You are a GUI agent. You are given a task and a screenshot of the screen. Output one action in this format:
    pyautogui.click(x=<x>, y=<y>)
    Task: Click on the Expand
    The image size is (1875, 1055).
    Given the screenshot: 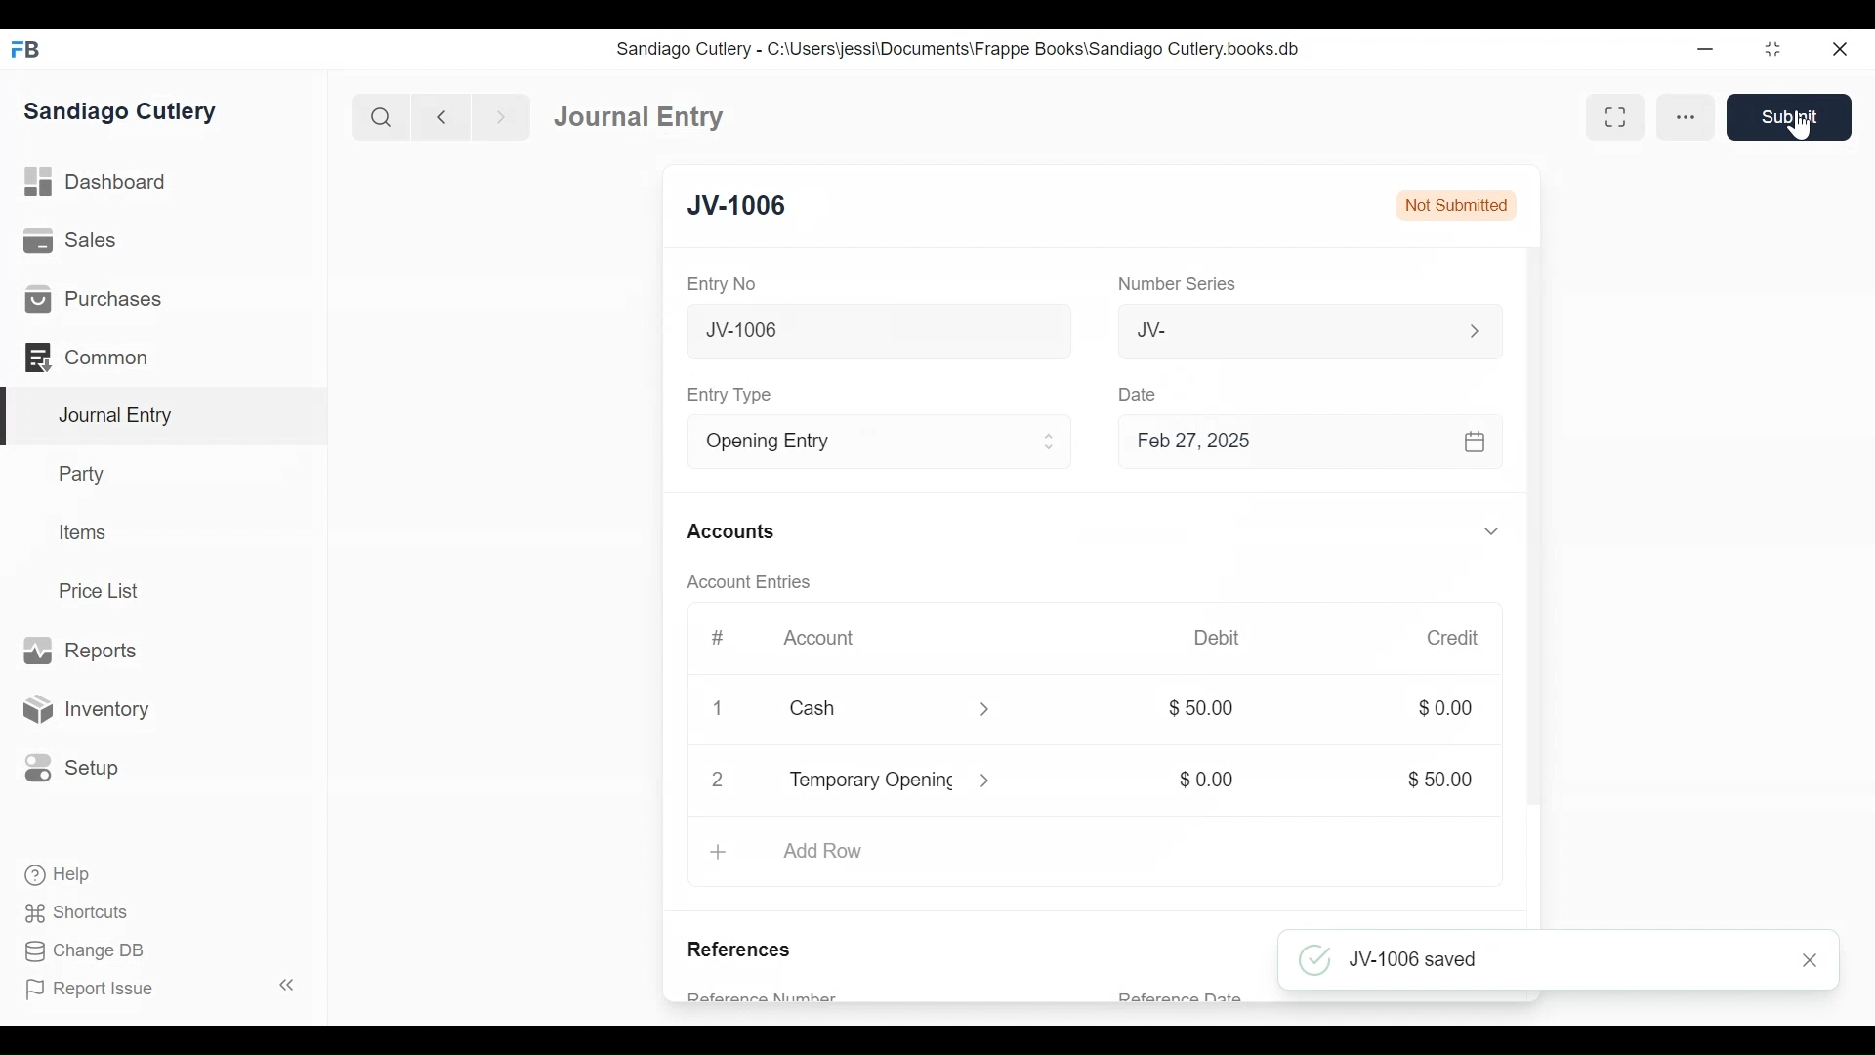 What is the action you would take?
    pyautogui.click(x=1051, y=443)
    